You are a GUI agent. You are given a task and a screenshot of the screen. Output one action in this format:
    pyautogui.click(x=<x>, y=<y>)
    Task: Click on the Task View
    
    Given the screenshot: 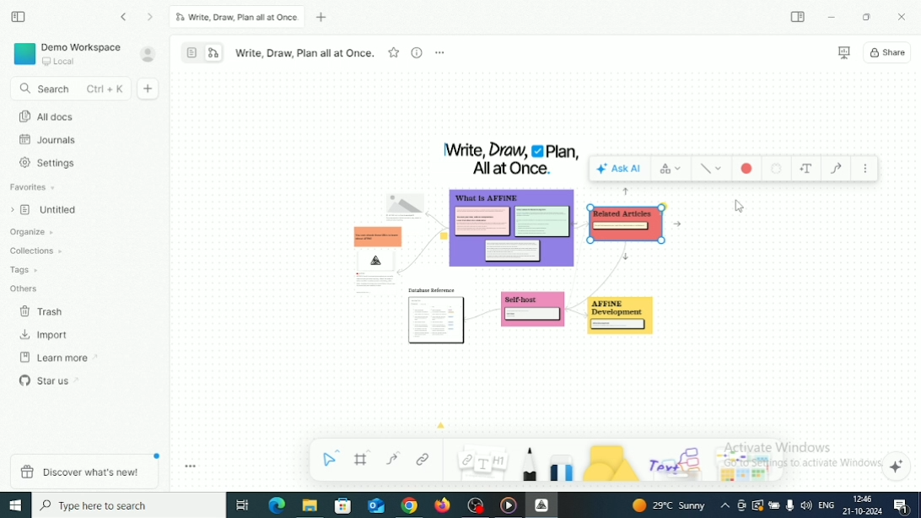 What is the action you would take?
    pyautogui.click(x=242, y=505)
    